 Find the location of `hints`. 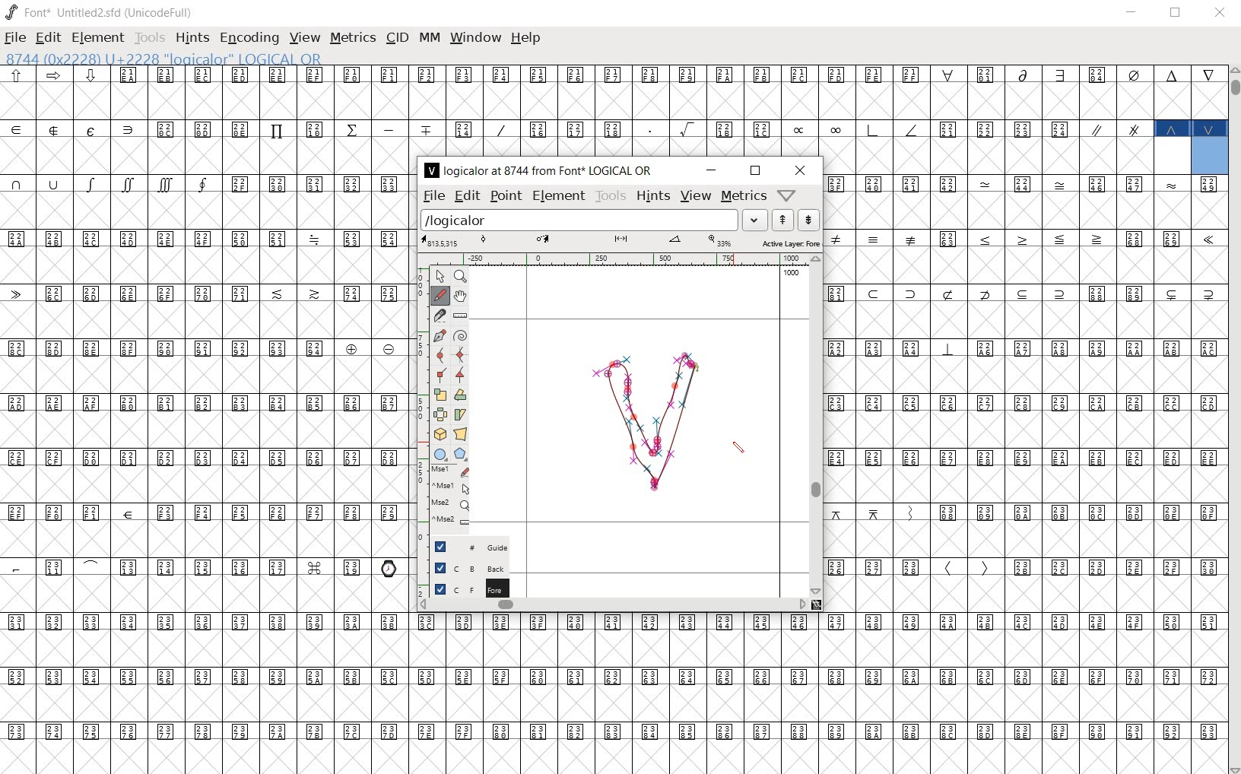

hints is located at coordinates (191, 40).